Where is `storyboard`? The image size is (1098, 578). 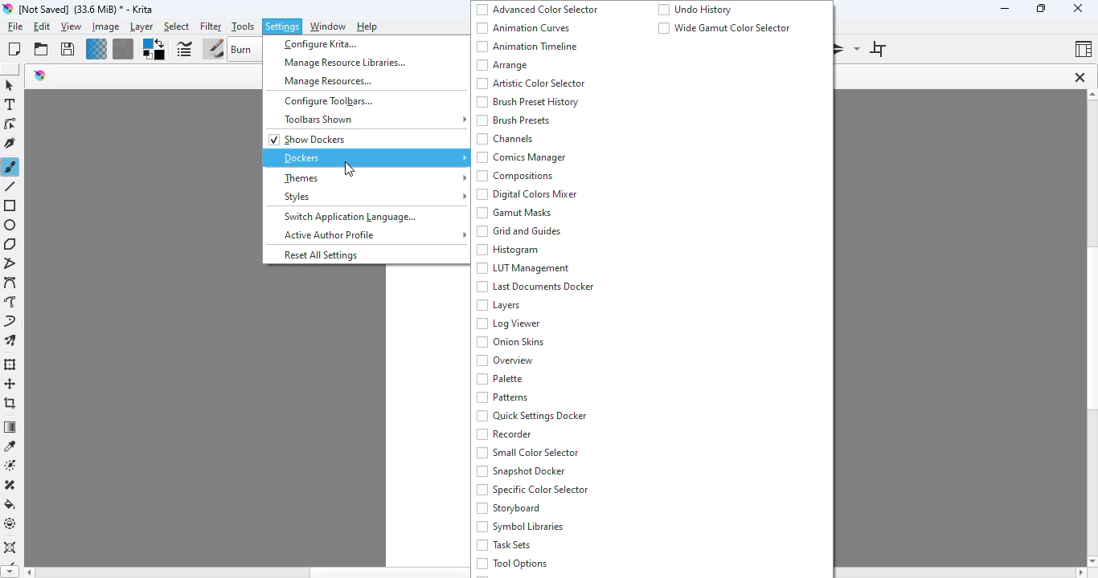 storyboard is located at coordinates (508, 508).